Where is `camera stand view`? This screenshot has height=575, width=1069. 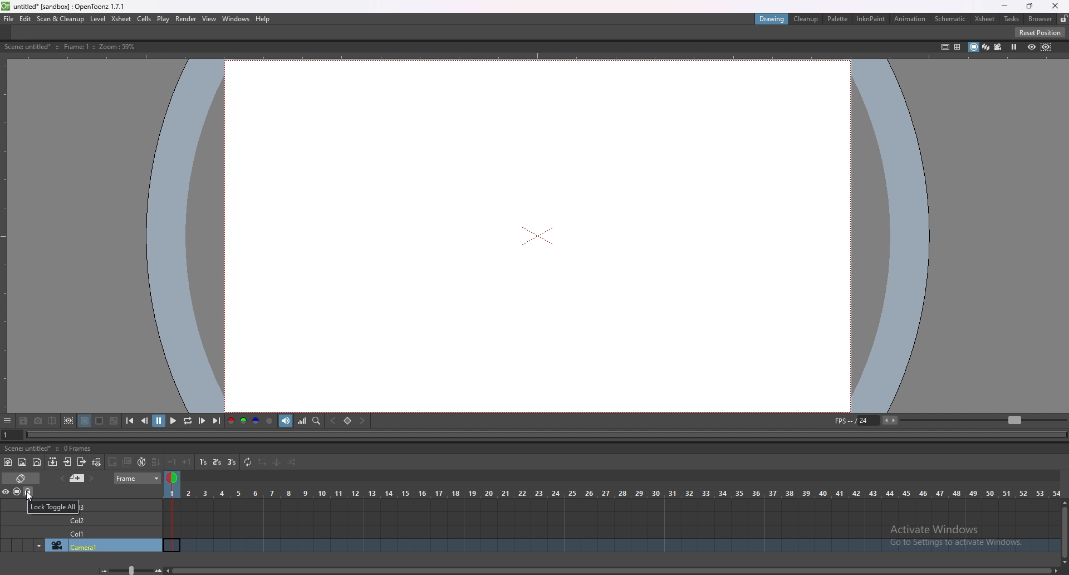
camera stand view is located at coordinates (972, 46).